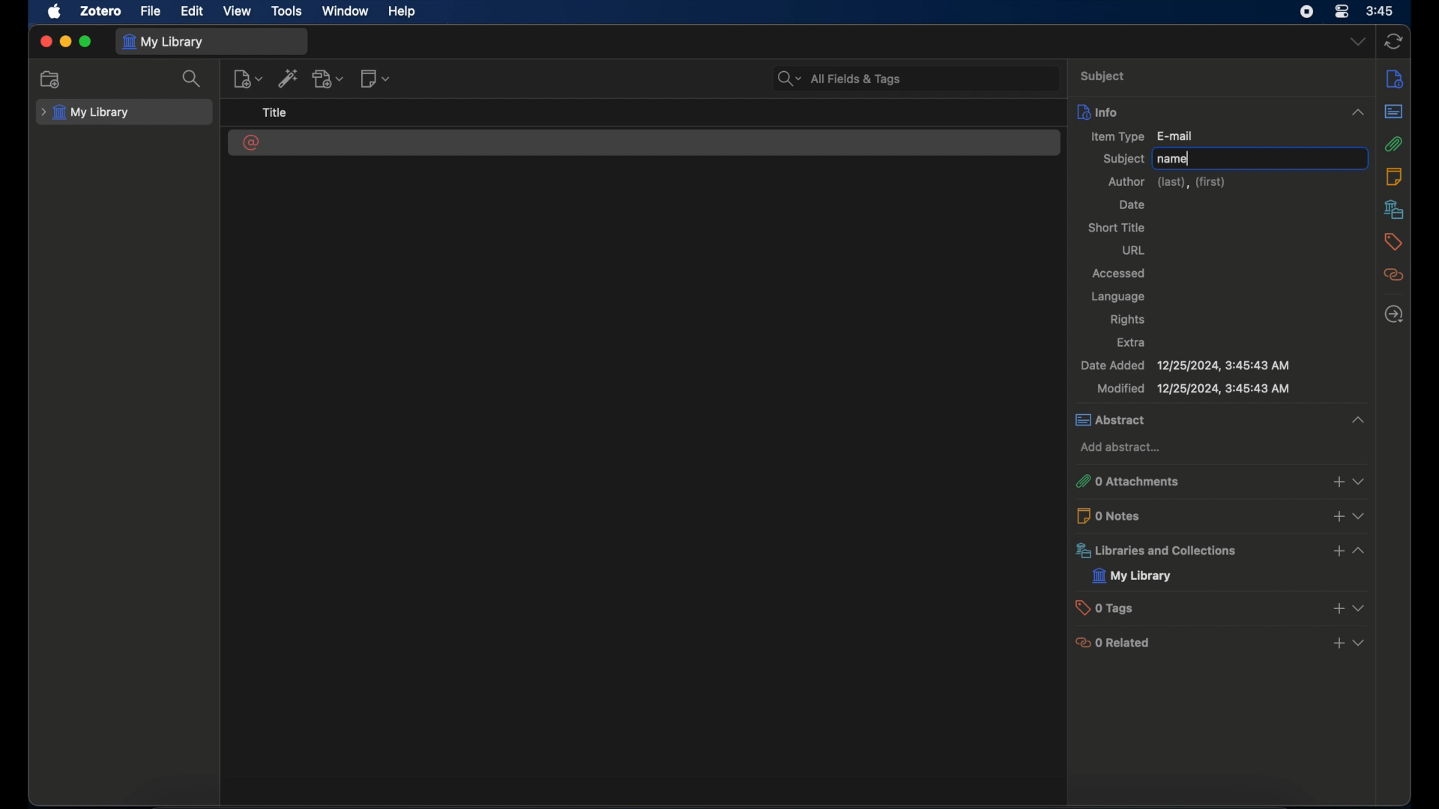  What do you see at coordinates (1222, 480) in the screenshot?
I see `0 attachments` at bounding box center [1222, 480].